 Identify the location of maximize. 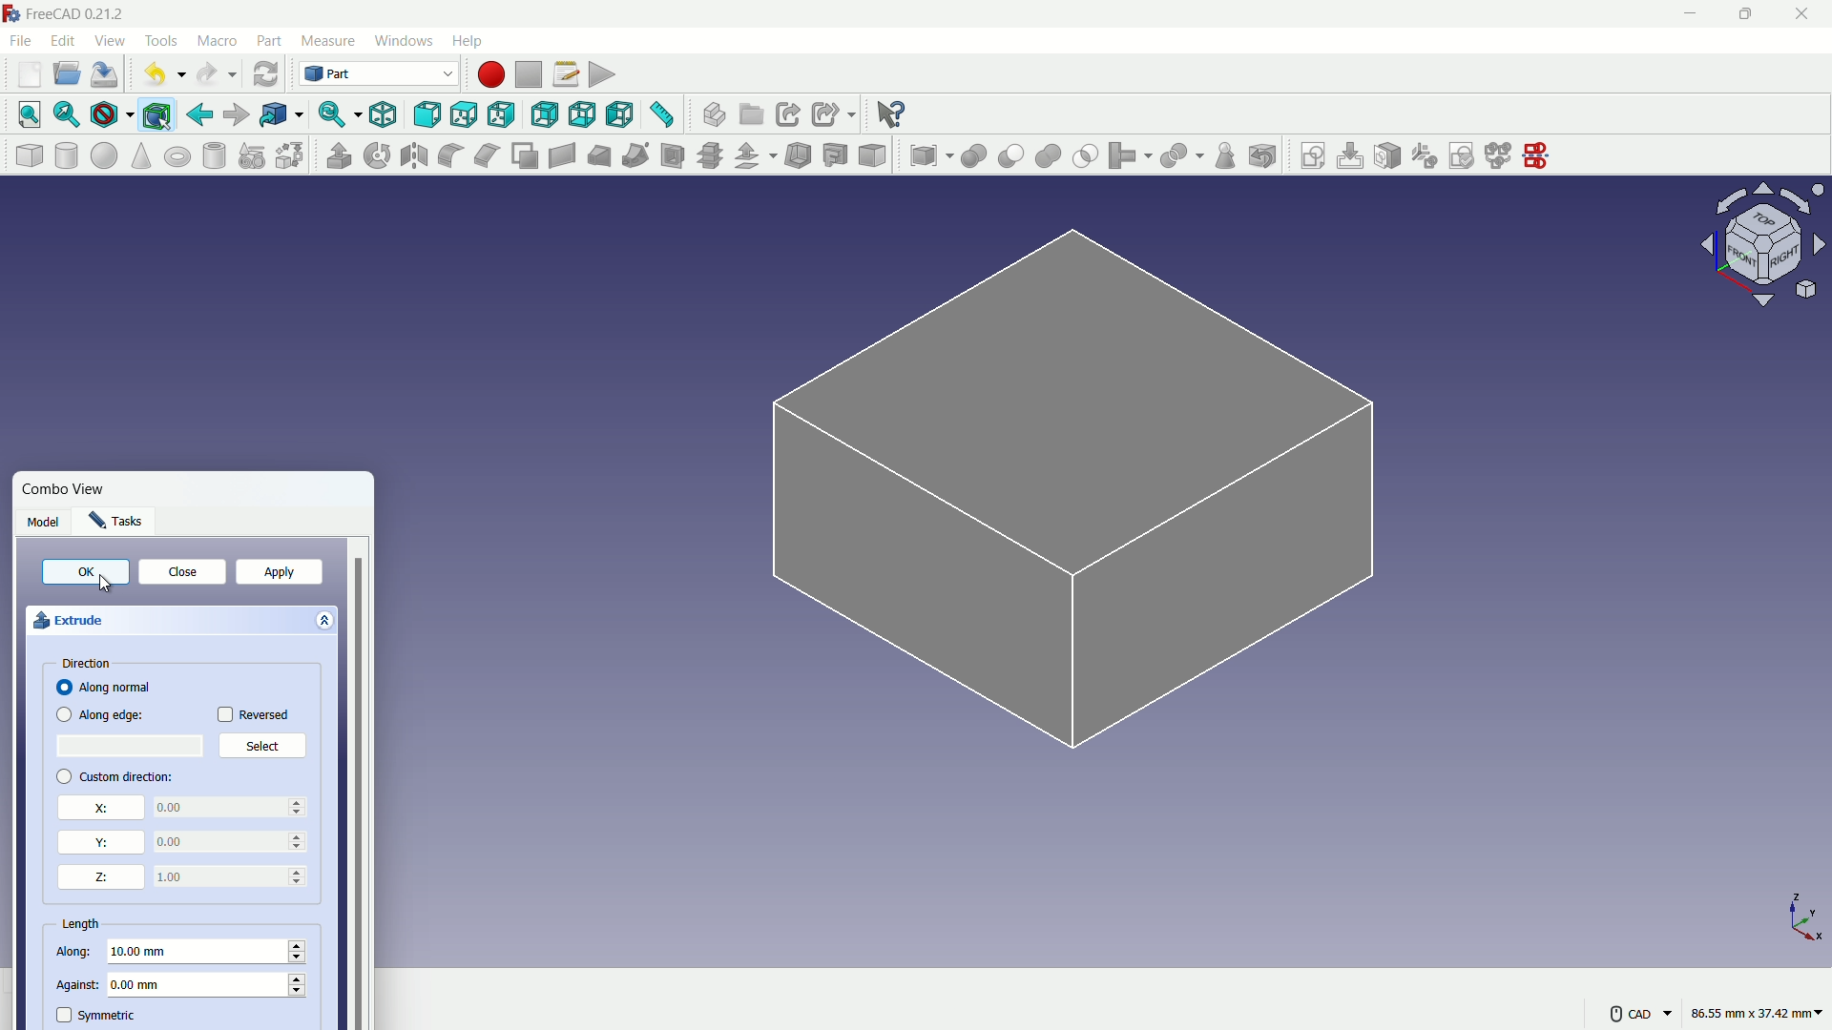
(1750, 15).